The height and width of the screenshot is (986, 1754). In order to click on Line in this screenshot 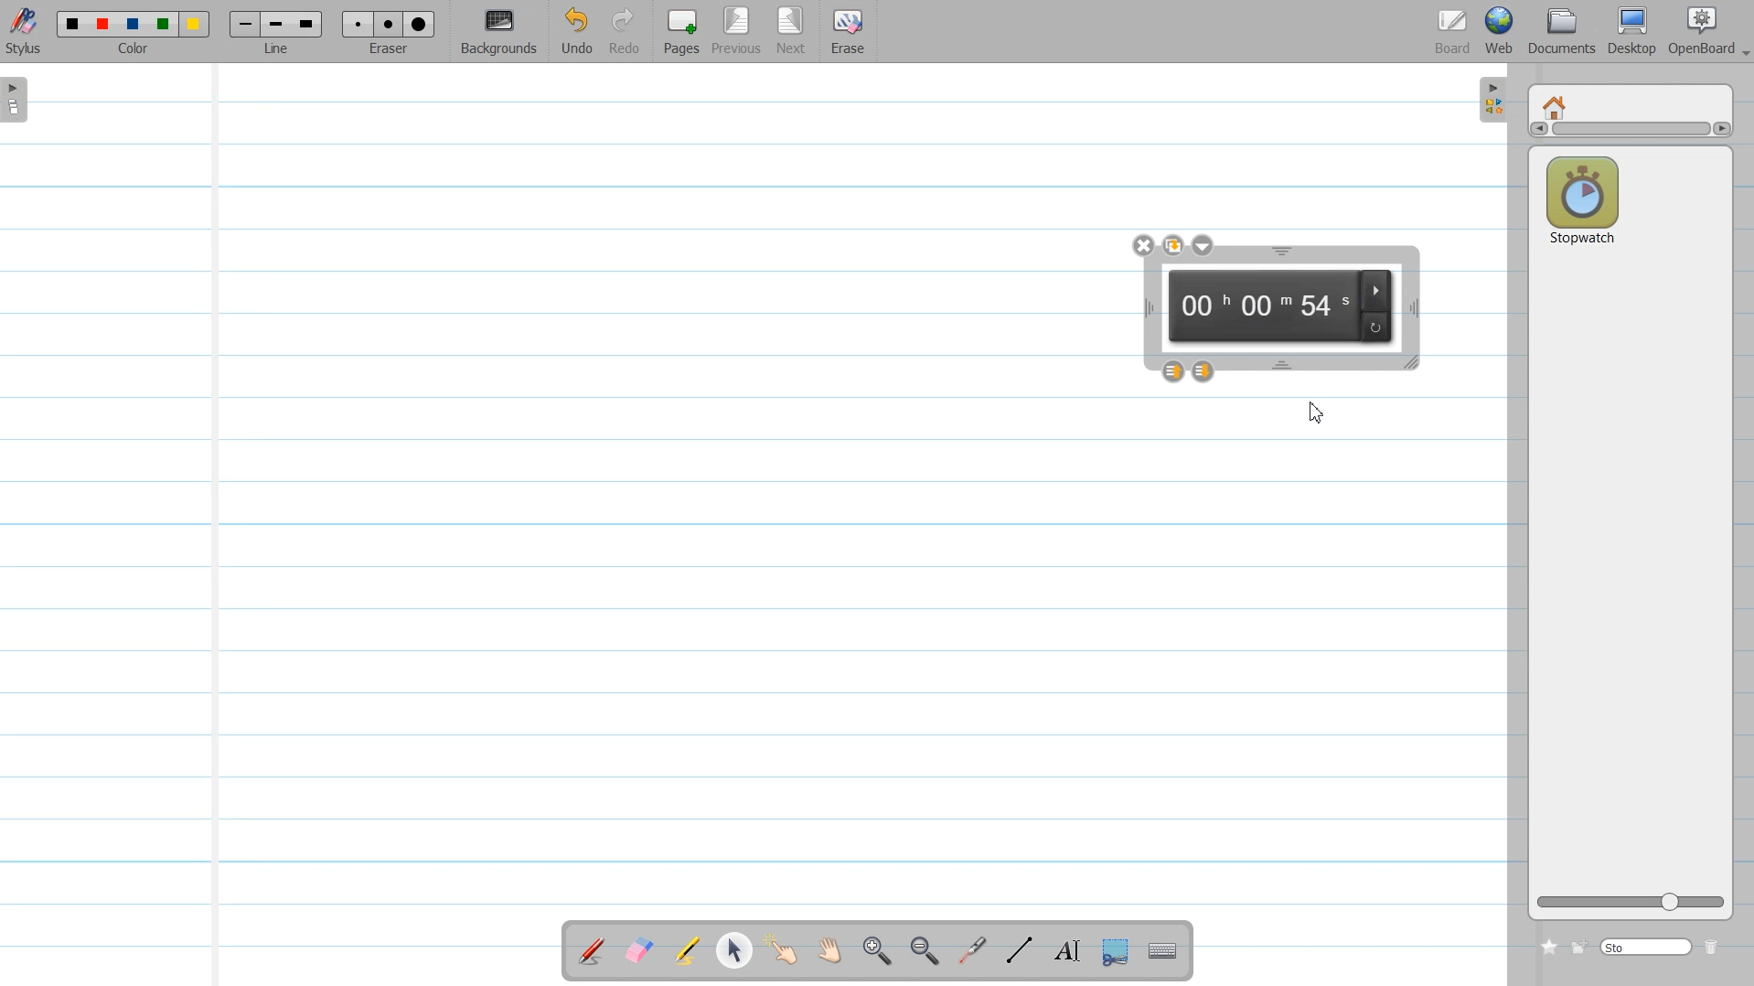, I will do `click(276, 32)`.